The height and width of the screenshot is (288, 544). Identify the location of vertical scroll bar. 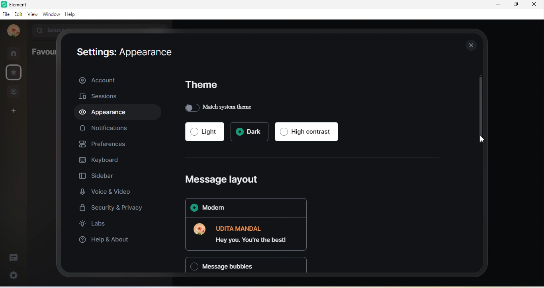
(479, 109).